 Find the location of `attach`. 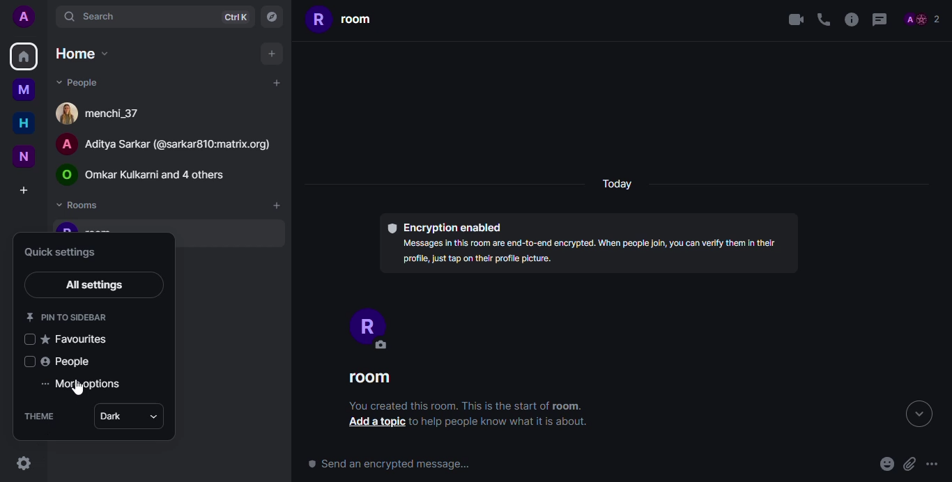

attach is located at coordinates (911, 465).